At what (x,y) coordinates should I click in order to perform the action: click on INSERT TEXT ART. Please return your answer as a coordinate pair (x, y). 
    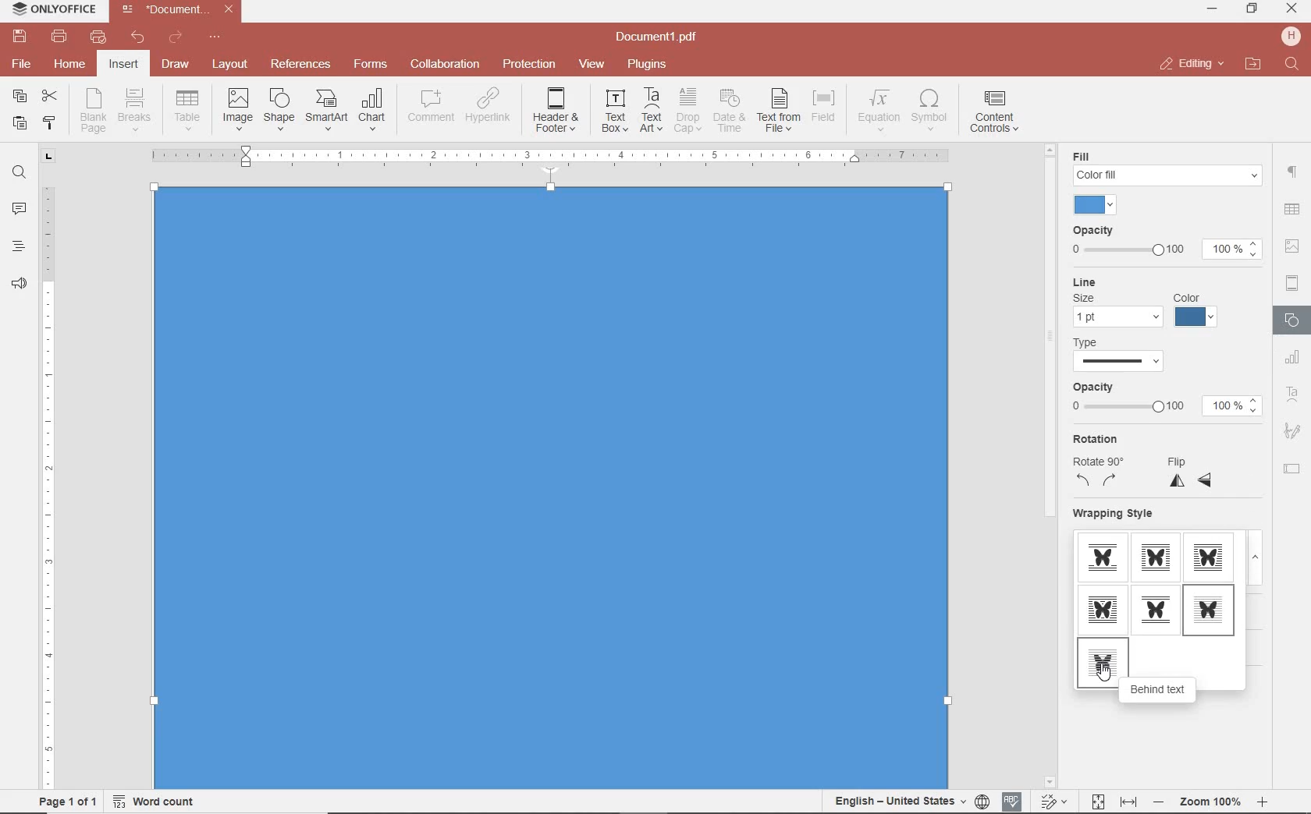
    Looking at the image, I should click on (651, 111).